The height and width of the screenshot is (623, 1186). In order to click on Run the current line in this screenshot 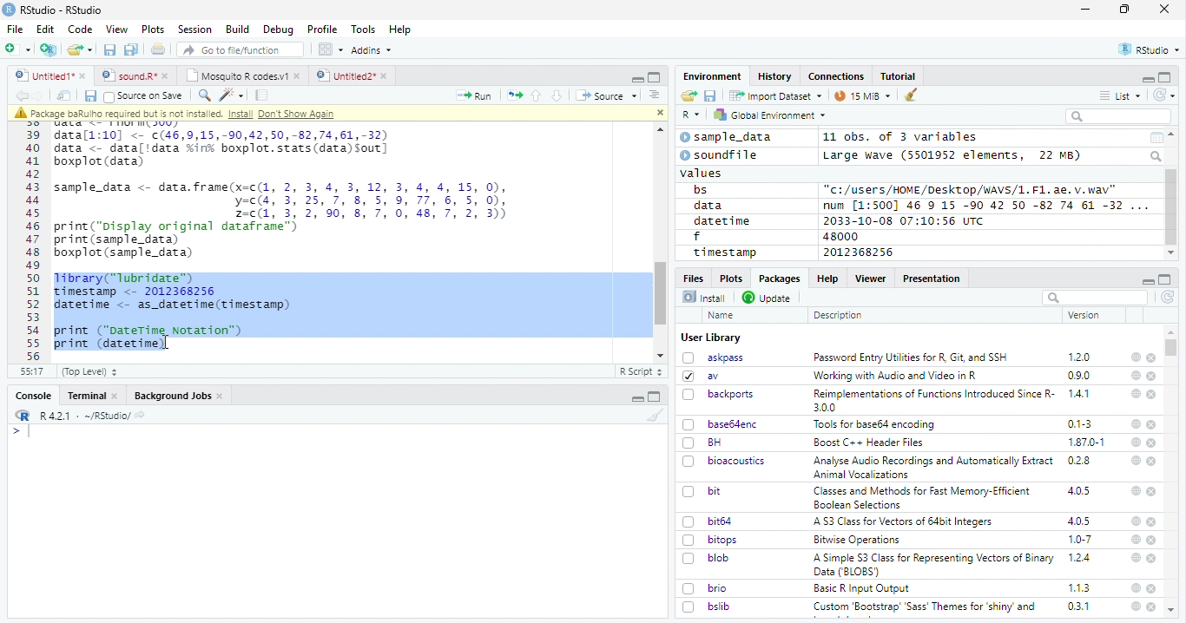, I will do `click(474, 95)`.